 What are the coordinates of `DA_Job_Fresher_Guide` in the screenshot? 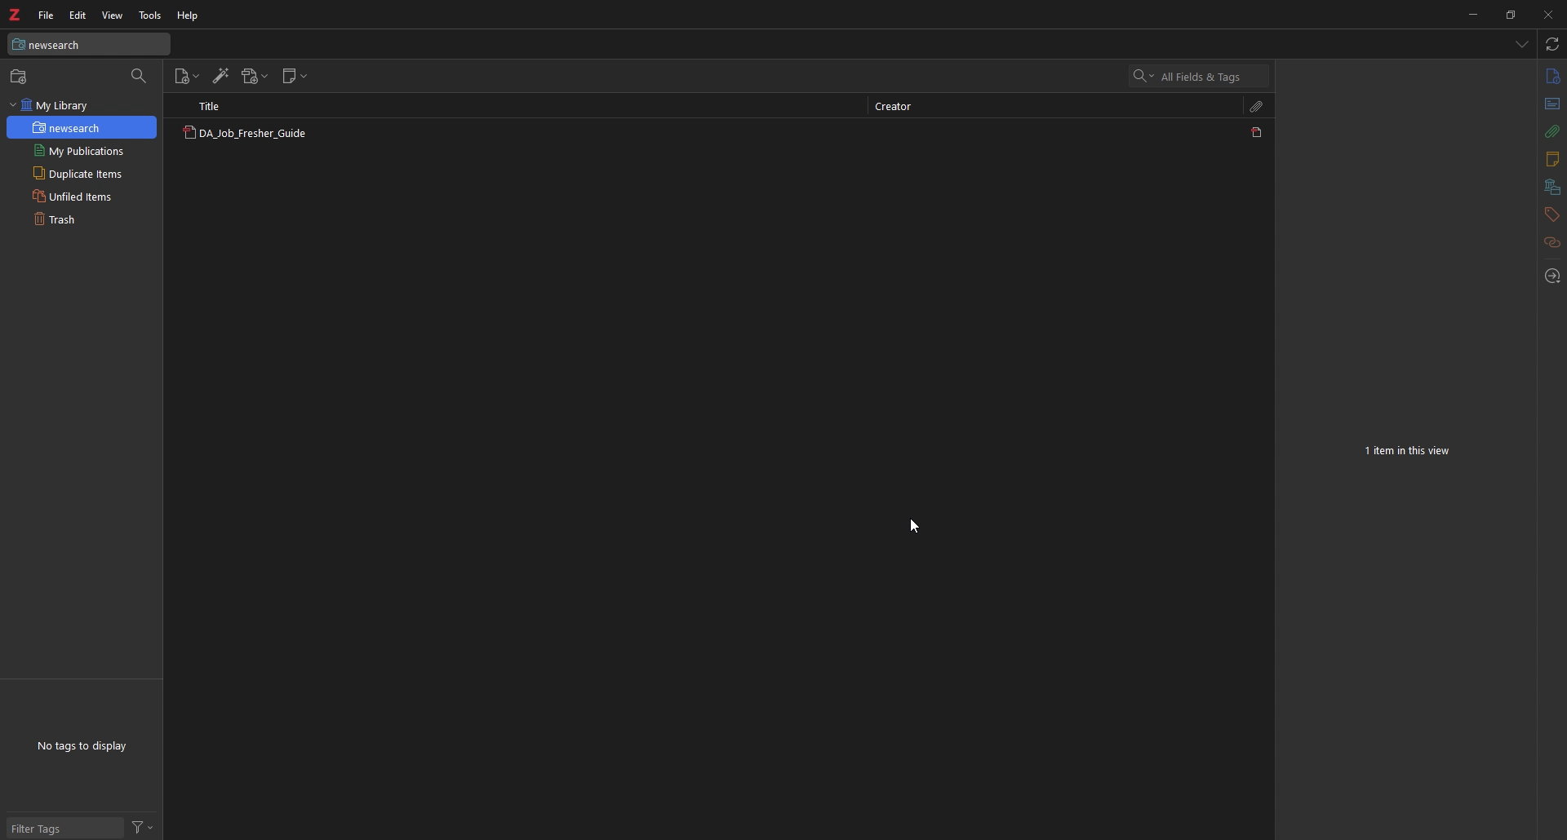 It's located at (244, 135).